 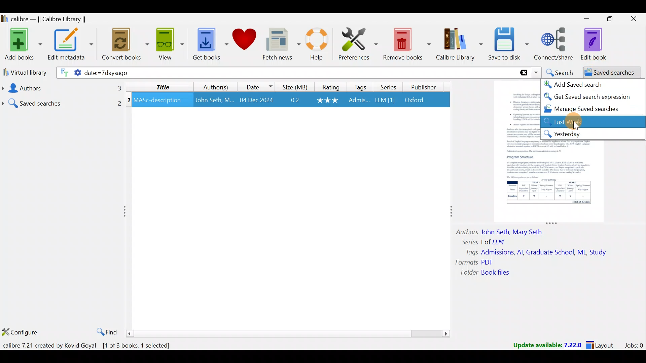 What do you see at coordinates (289, 333) in the screenshot?
I see `Scroll bar` at bounding box center [289, 333].